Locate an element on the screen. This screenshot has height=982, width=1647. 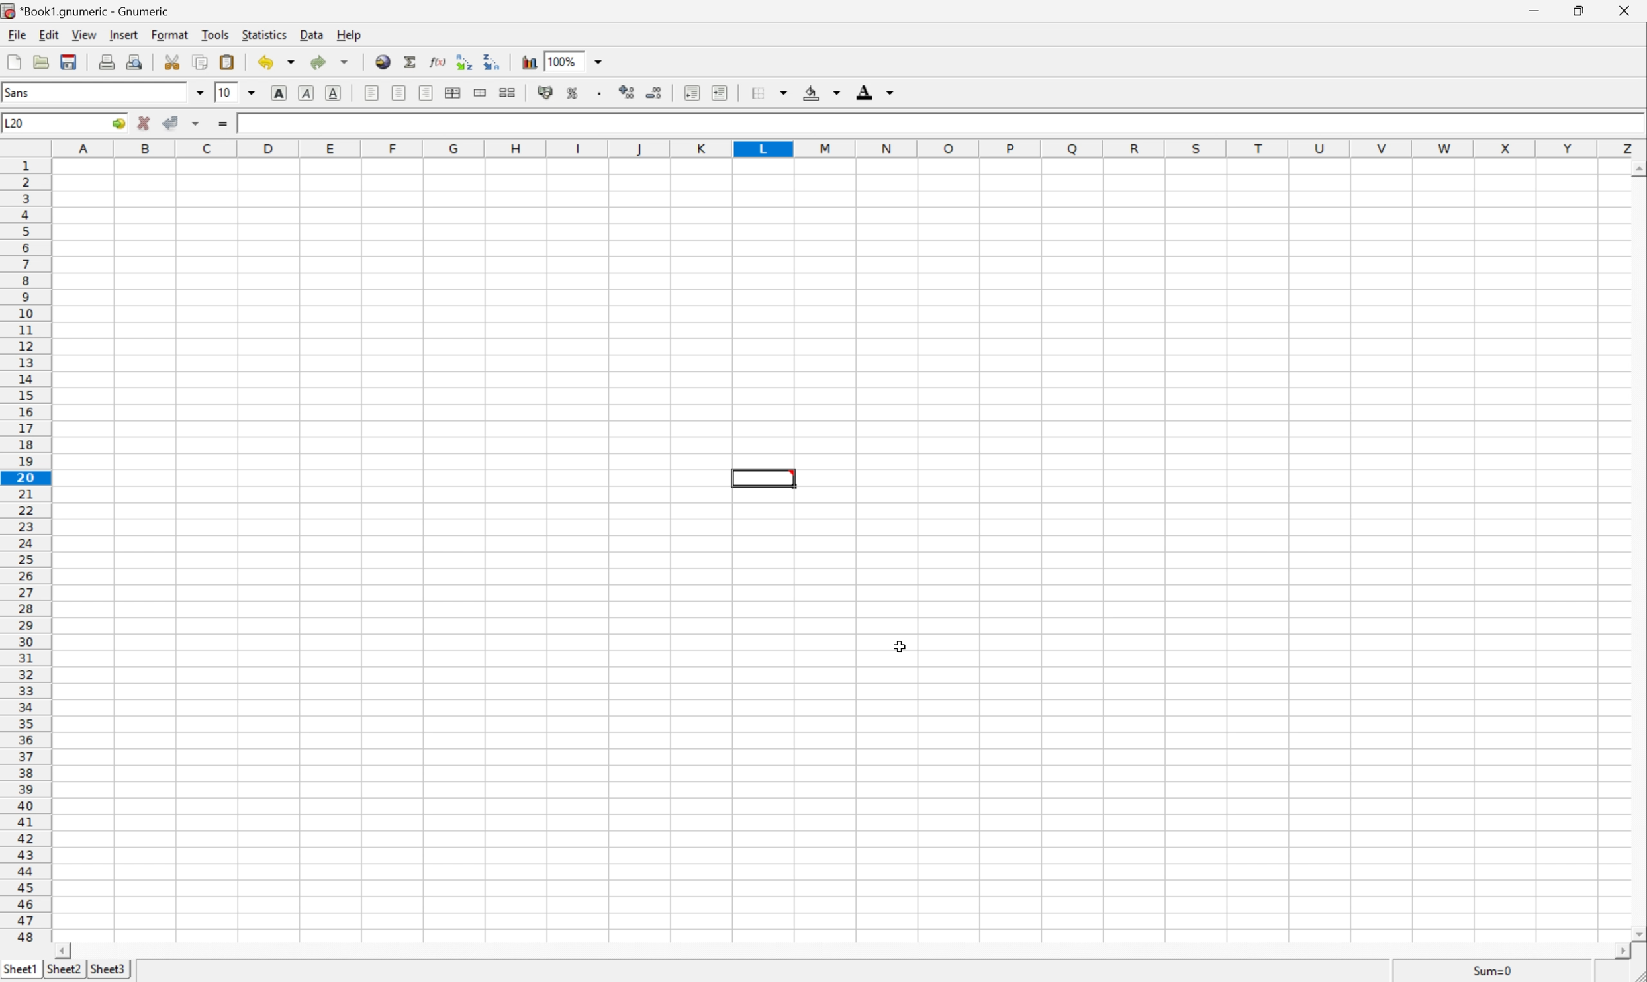
Data is located at coordinates (310, 34).